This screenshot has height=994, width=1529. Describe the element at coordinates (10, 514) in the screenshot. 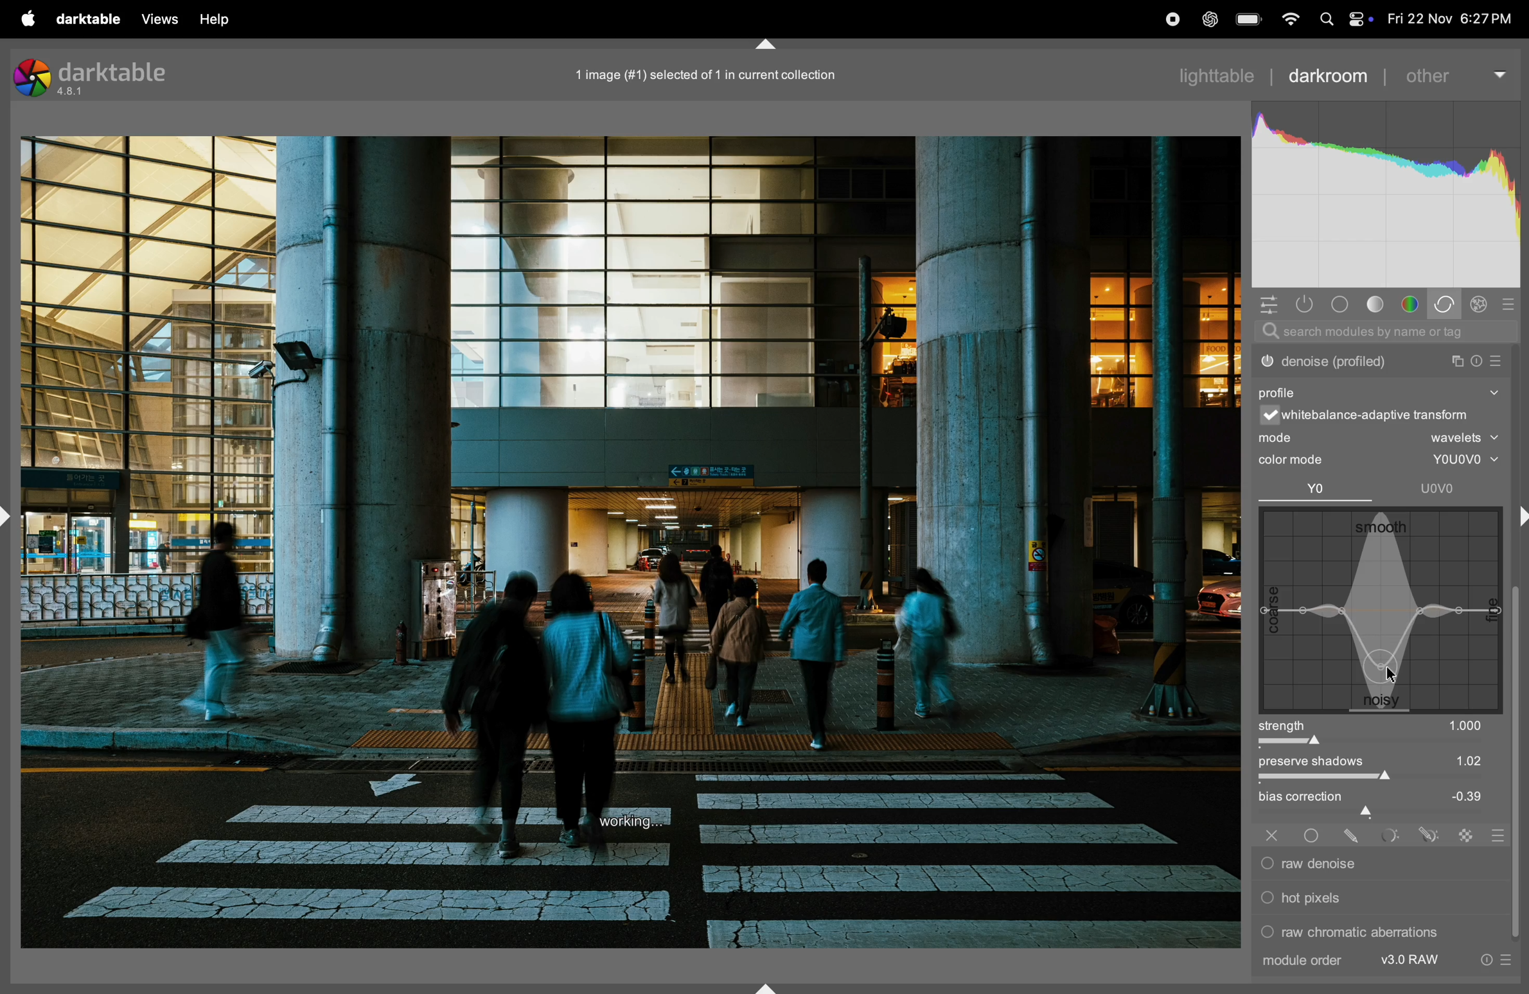

I see `shift+ctrl+l` at that location.